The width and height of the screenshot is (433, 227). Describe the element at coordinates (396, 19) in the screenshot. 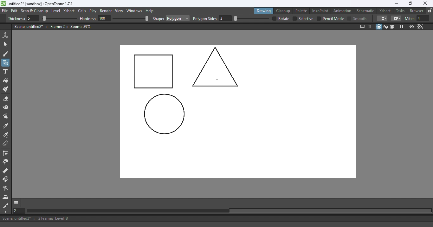

I see `Border corners` at that location.